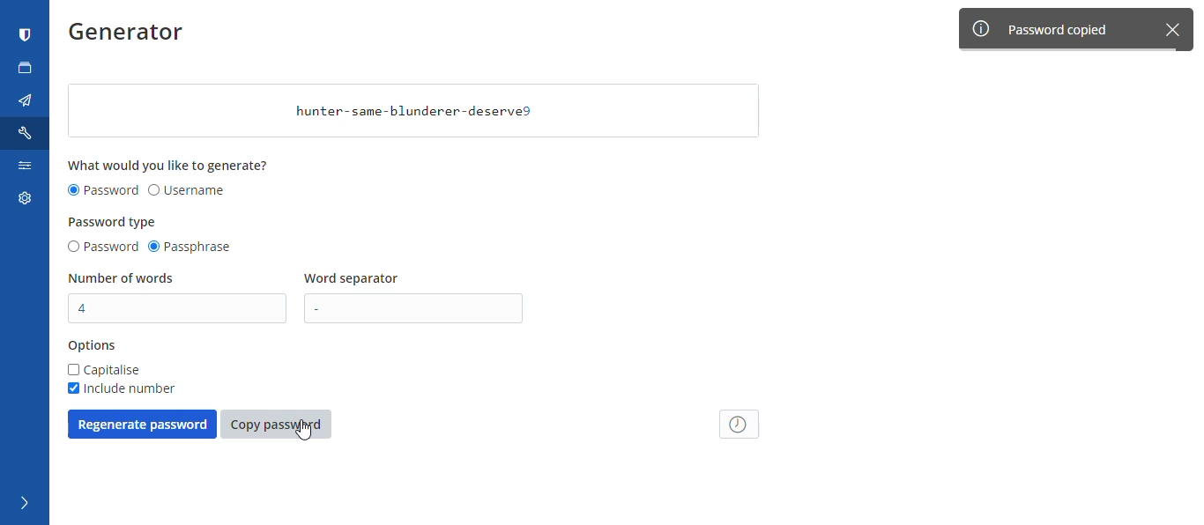 This screenshot has width=1204, height=525. Describe the element at coordinates (123, 278) in the screenshot. I see `number of words` at that location.